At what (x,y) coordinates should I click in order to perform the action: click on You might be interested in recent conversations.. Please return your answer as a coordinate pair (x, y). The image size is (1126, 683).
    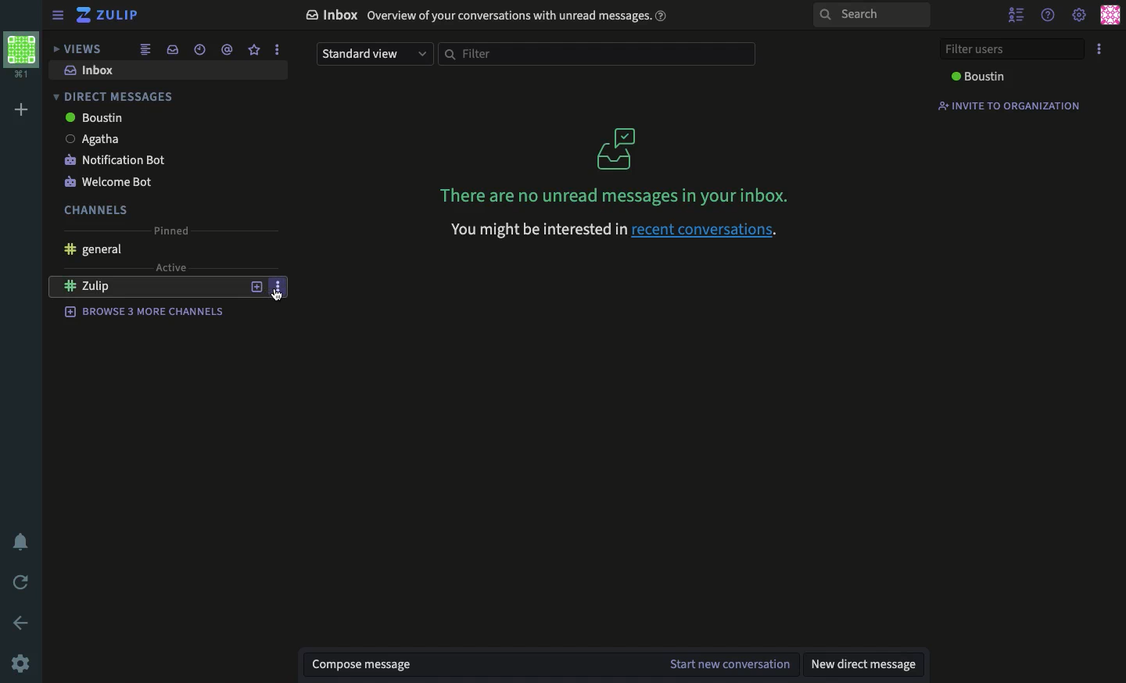
    Looking at the image, I should click on (528, 231).